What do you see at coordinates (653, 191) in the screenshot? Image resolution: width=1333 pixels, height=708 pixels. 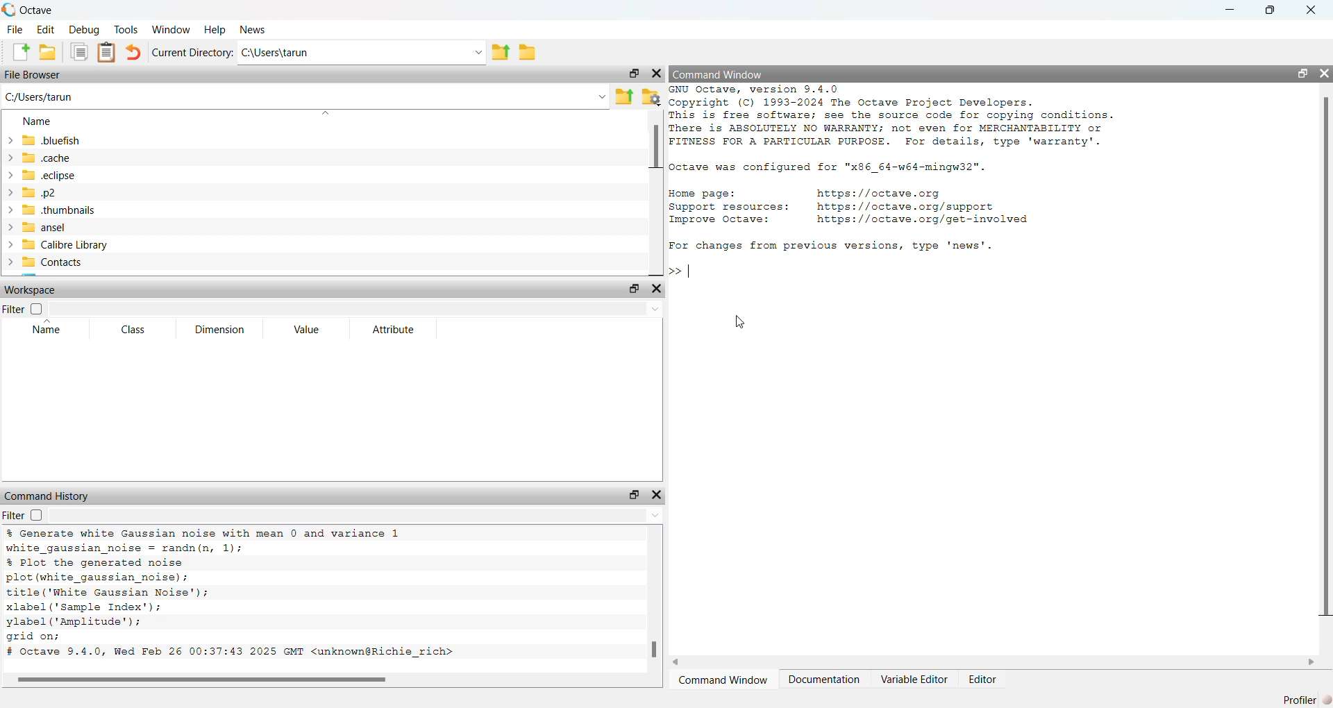 I see `vertical scroll bar` at bounding box center [653, 191].